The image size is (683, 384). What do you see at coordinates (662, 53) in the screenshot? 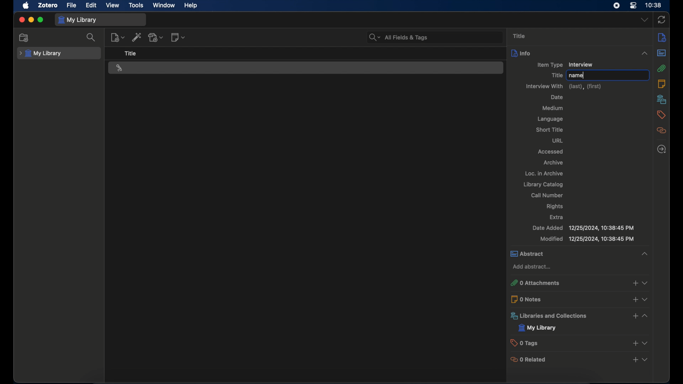
I see `abstract` at bounding box center [662, 53].